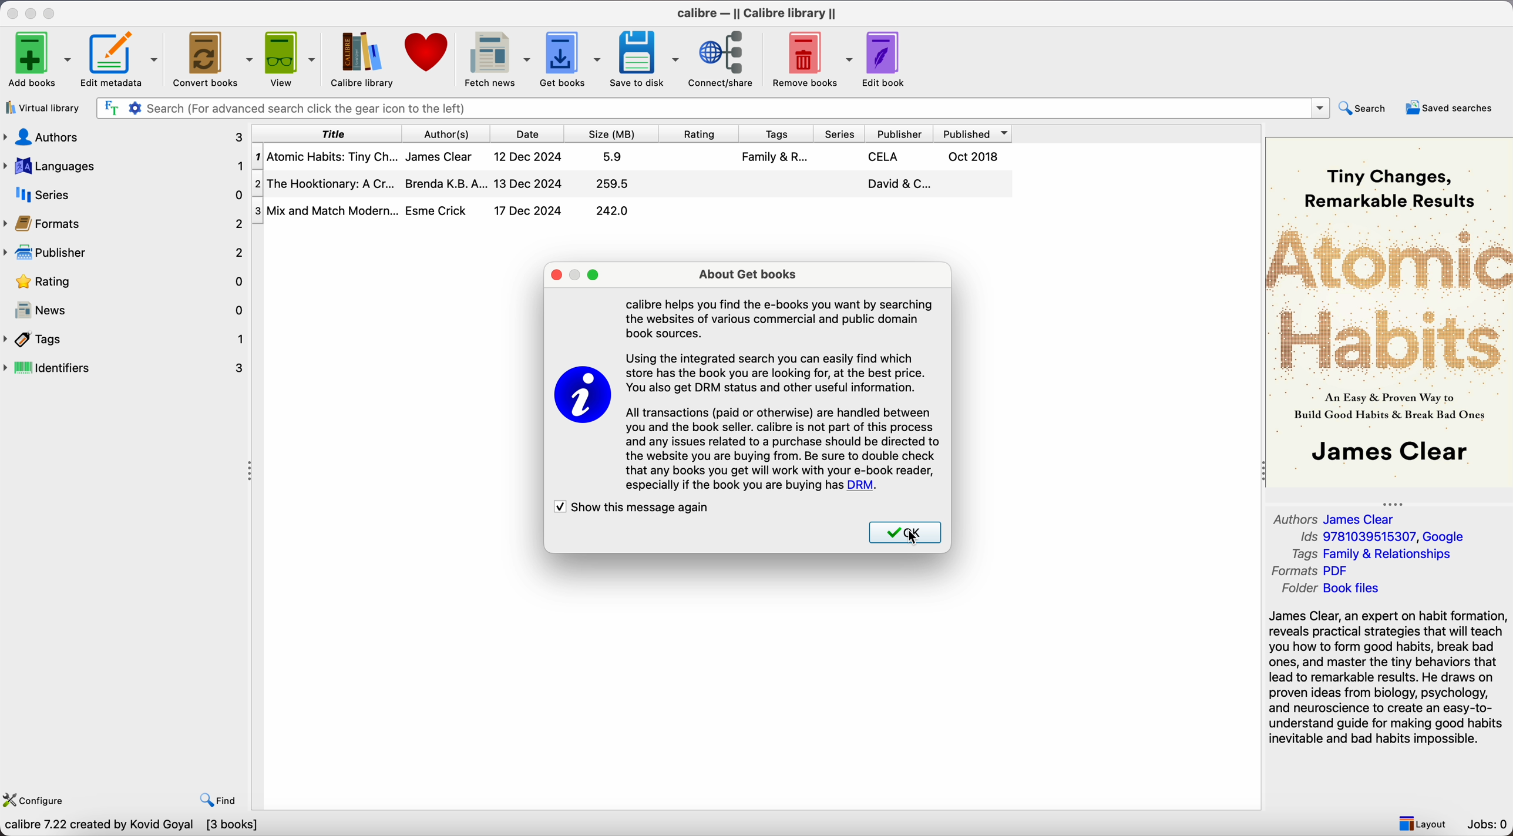 The height and width of the screenshot is (836, 1513). What do you see at coordinates (33, 12) in the screenshot?
I see `minimize app` at bounding box center [33, 12].